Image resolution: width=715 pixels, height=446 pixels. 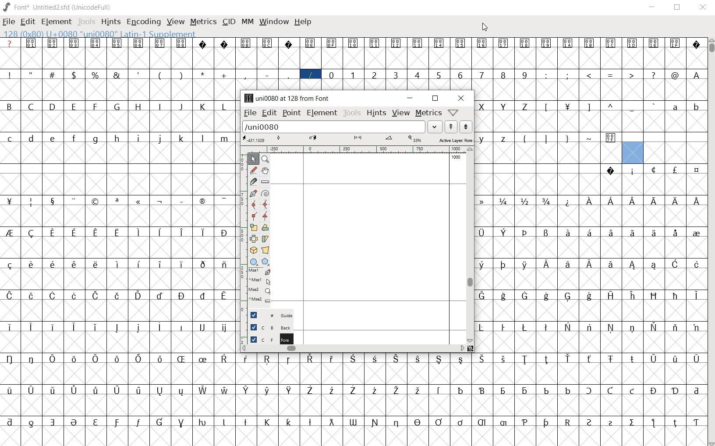 I want to click on glyph, so click(x=203, y=74).